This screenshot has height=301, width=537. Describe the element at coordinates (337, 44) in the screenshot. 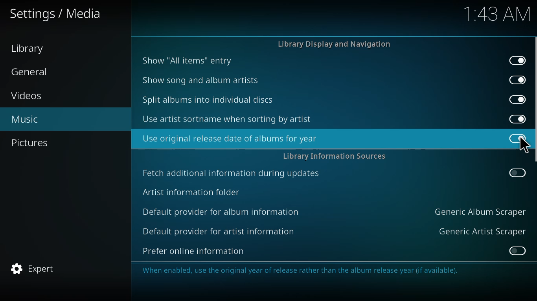

I see `library display ` at that location.